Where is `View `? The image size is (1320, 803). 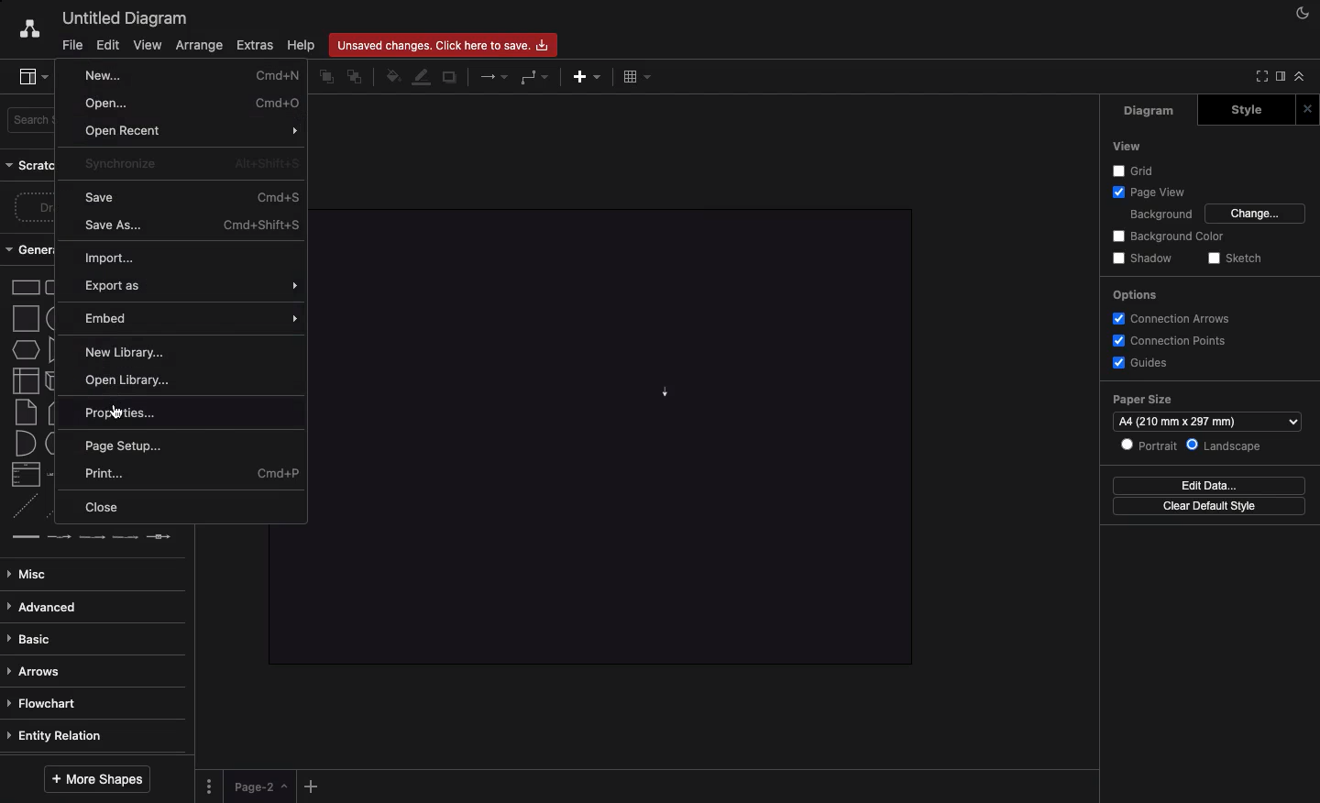 View  is located at coordinates (1126, 147).